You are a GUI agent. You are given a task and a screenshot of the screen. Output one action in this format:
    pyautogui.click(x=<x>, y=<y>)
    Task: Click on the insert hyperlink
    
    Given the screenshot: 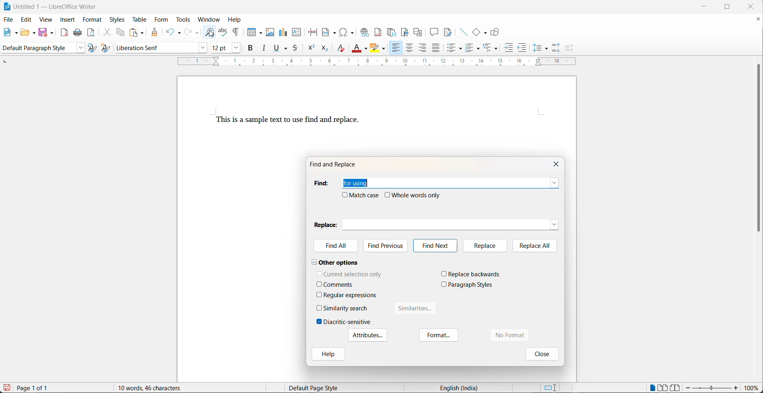 What is the action you would take?
    pyautogui.click(x=365, y=32)
    